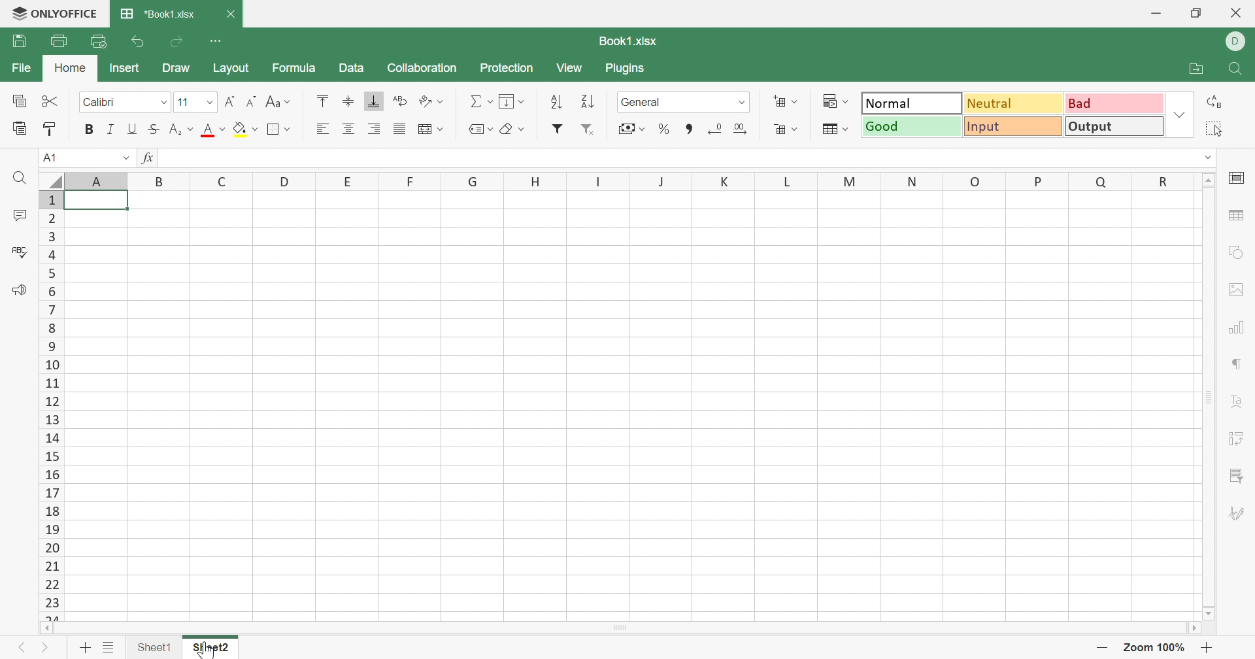 The height and width of the screenshot is (659, 1255). I want to click on Customize Quick access toolbar, so click(219, 41).